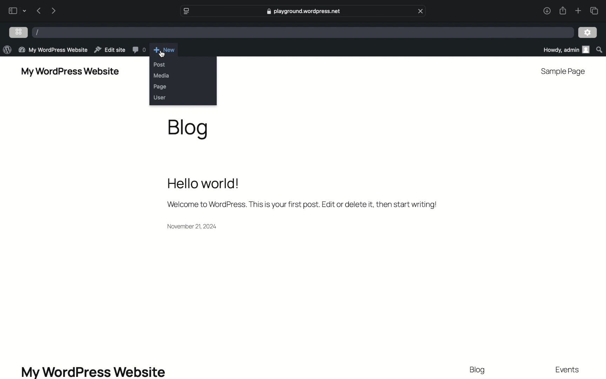 This screenshot has height=379, width=606. I want to click on howdy, admin, so click(564, 50).